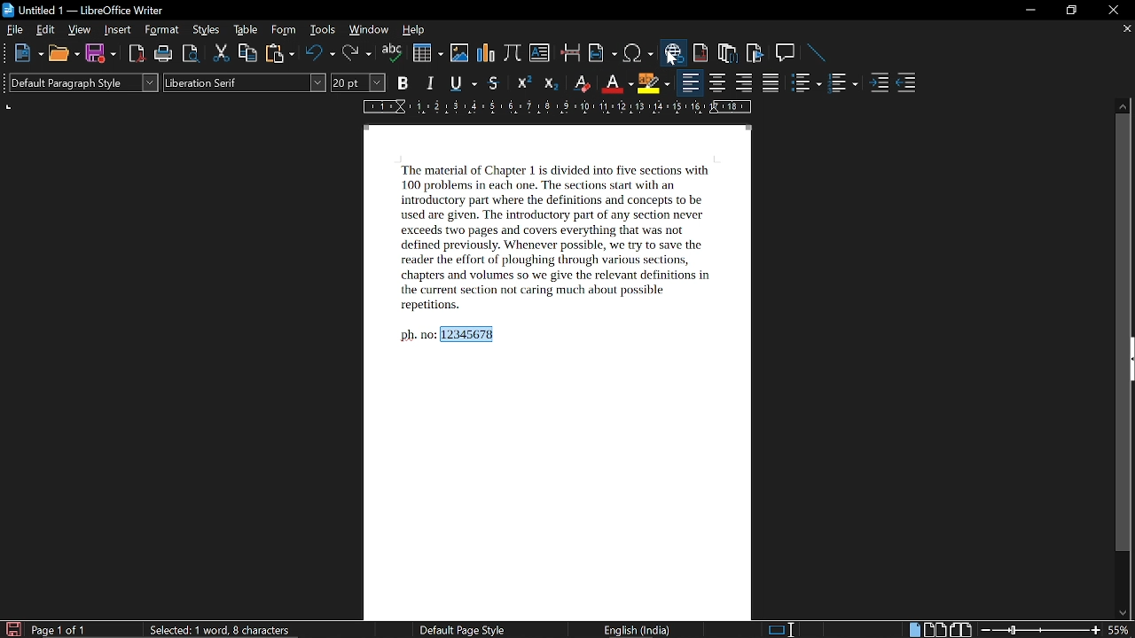 The height and width of the screenshot is (638, 1135). Describe the element at coordinates (462, 82) in the screenshot. I see `underline` at that location.